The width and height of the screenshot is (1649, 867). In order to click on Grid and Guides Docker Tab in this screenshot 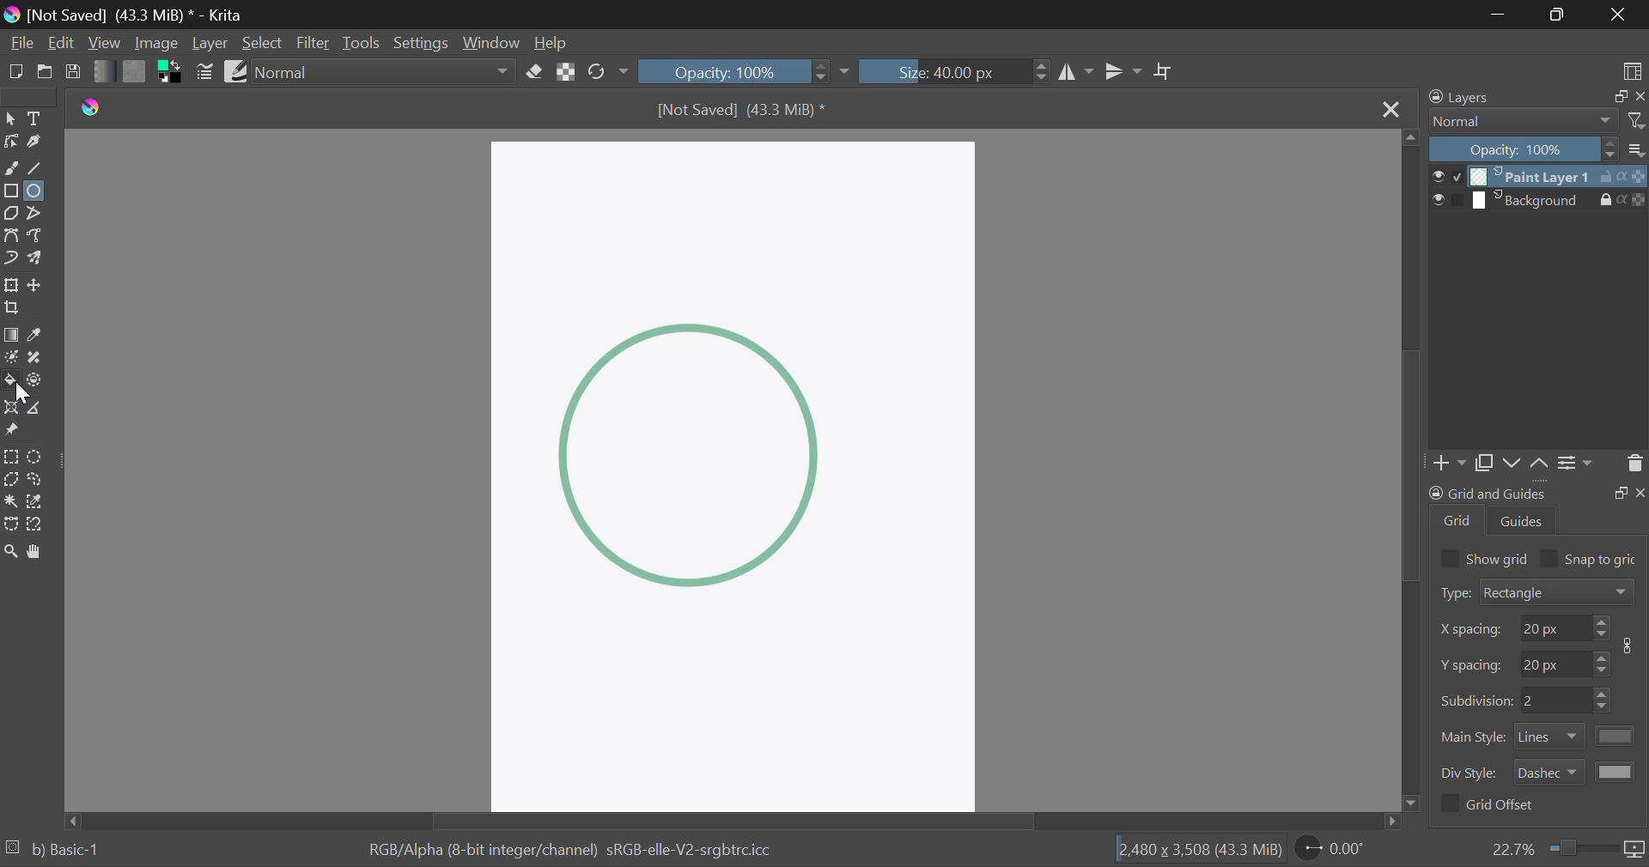, I will do `click(1537, 512)`.